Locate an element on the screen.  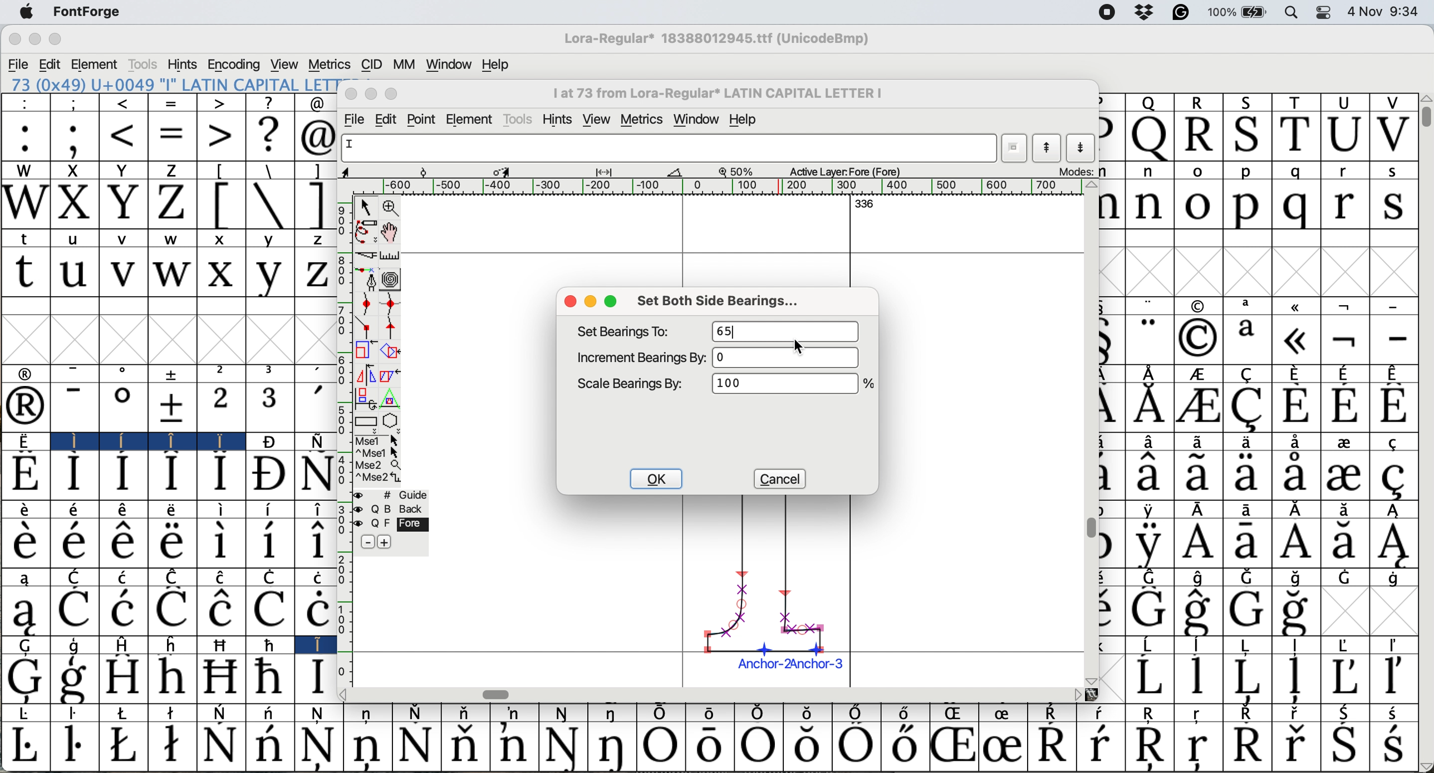
Symbol is located at coordinates (23, 611).